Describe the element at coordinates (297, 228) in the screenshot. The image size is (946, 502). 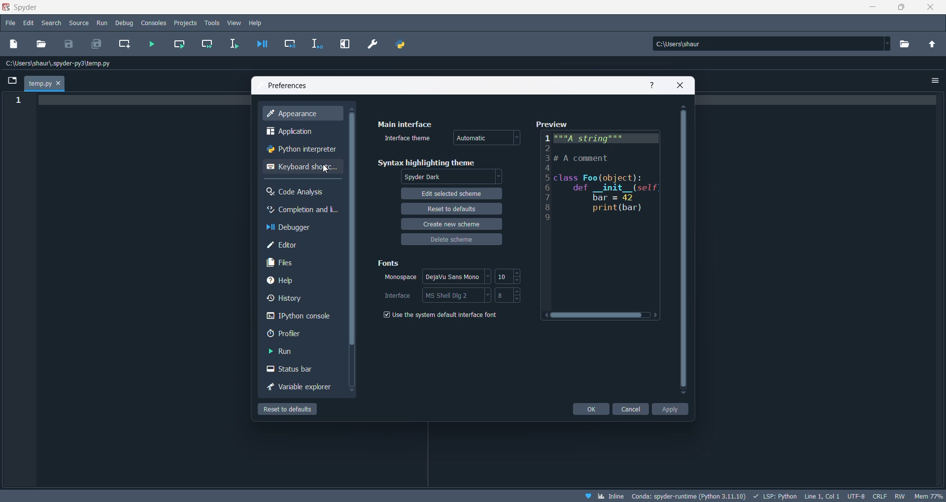
I see `debugger` at that location.